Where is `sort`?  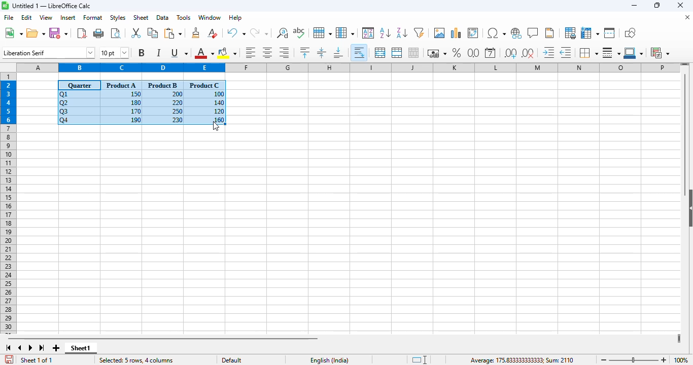 sort is located at coordinates (368, 33).